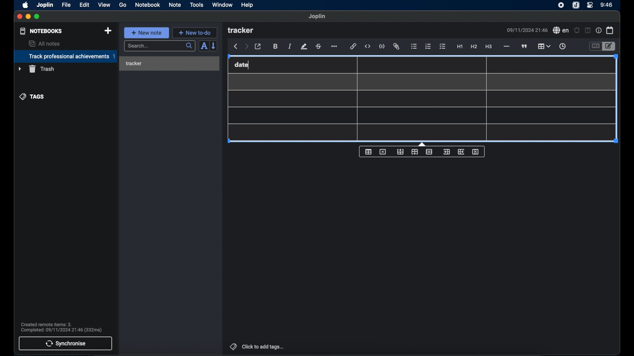  I want to click on toggle editor layout, so click(587, 31).